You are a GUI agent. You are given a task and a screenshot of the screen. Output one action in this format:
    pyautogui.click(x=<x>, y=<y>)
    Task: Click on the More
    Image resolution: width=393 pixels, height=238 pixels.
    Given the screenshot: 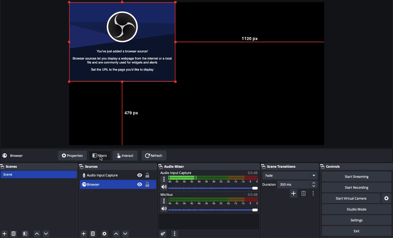 What is the action you would take?
    pyautogui.click(x=176, y=233)
    